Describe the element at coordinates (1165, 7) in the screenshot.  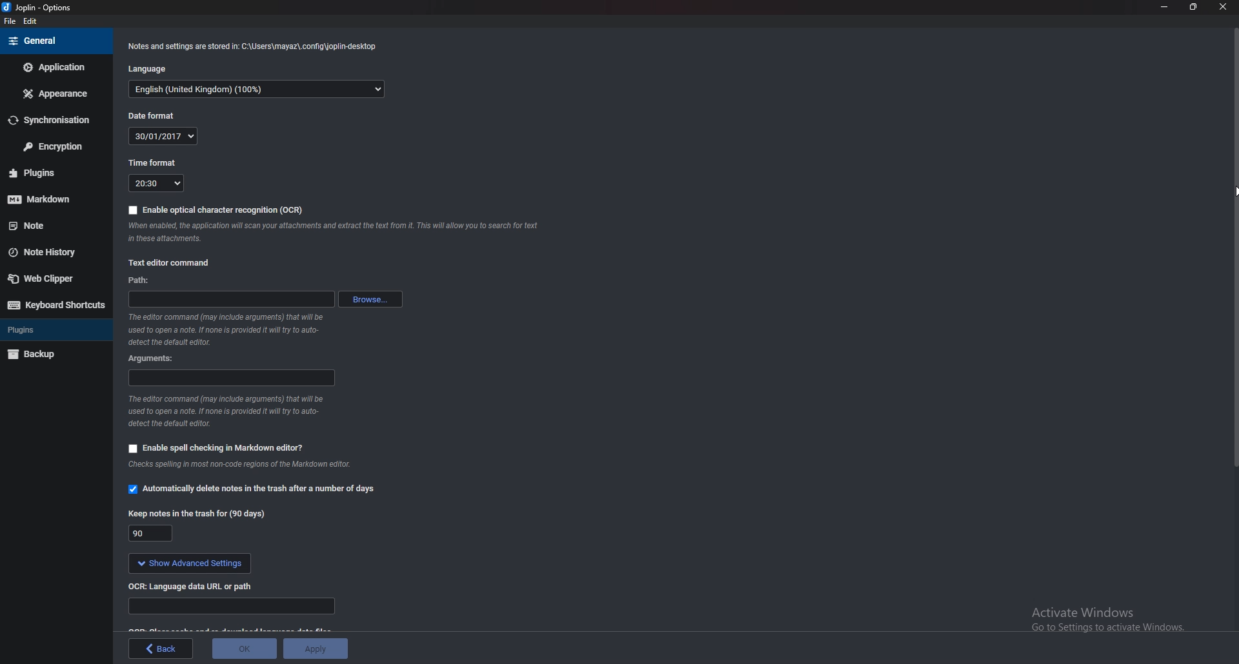
I see `Minimize` at that location.